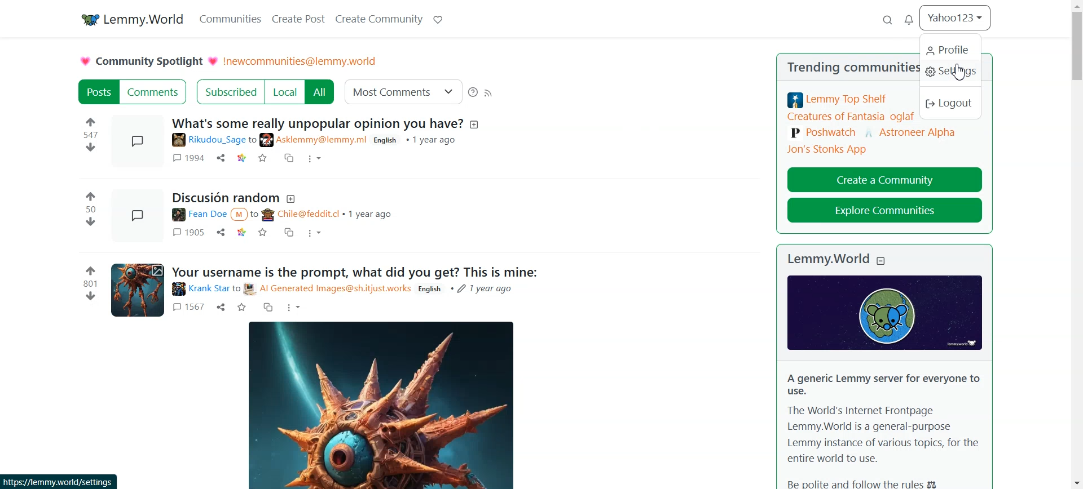 This screenshot has height=489, width=1083. Describe the element at coordinates (909, 21) in the screenshot. I see `notifications` at that location.